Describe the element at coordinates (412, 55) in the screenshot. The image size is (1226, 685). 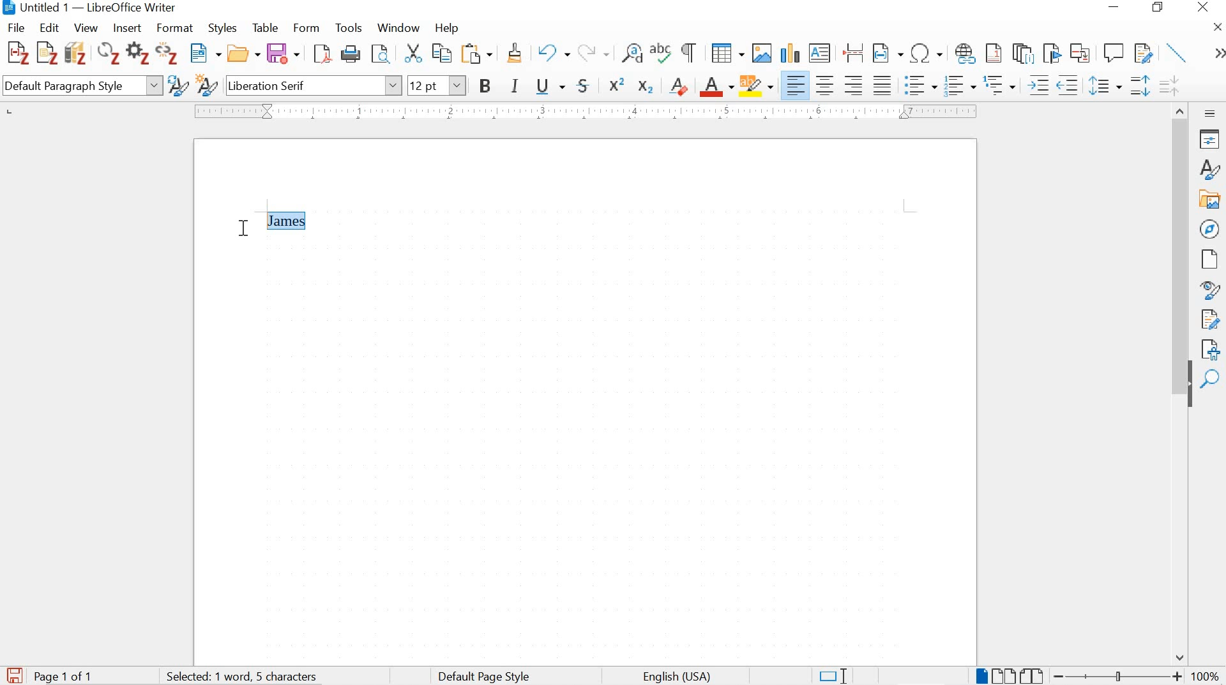
I see `cut` at that location.